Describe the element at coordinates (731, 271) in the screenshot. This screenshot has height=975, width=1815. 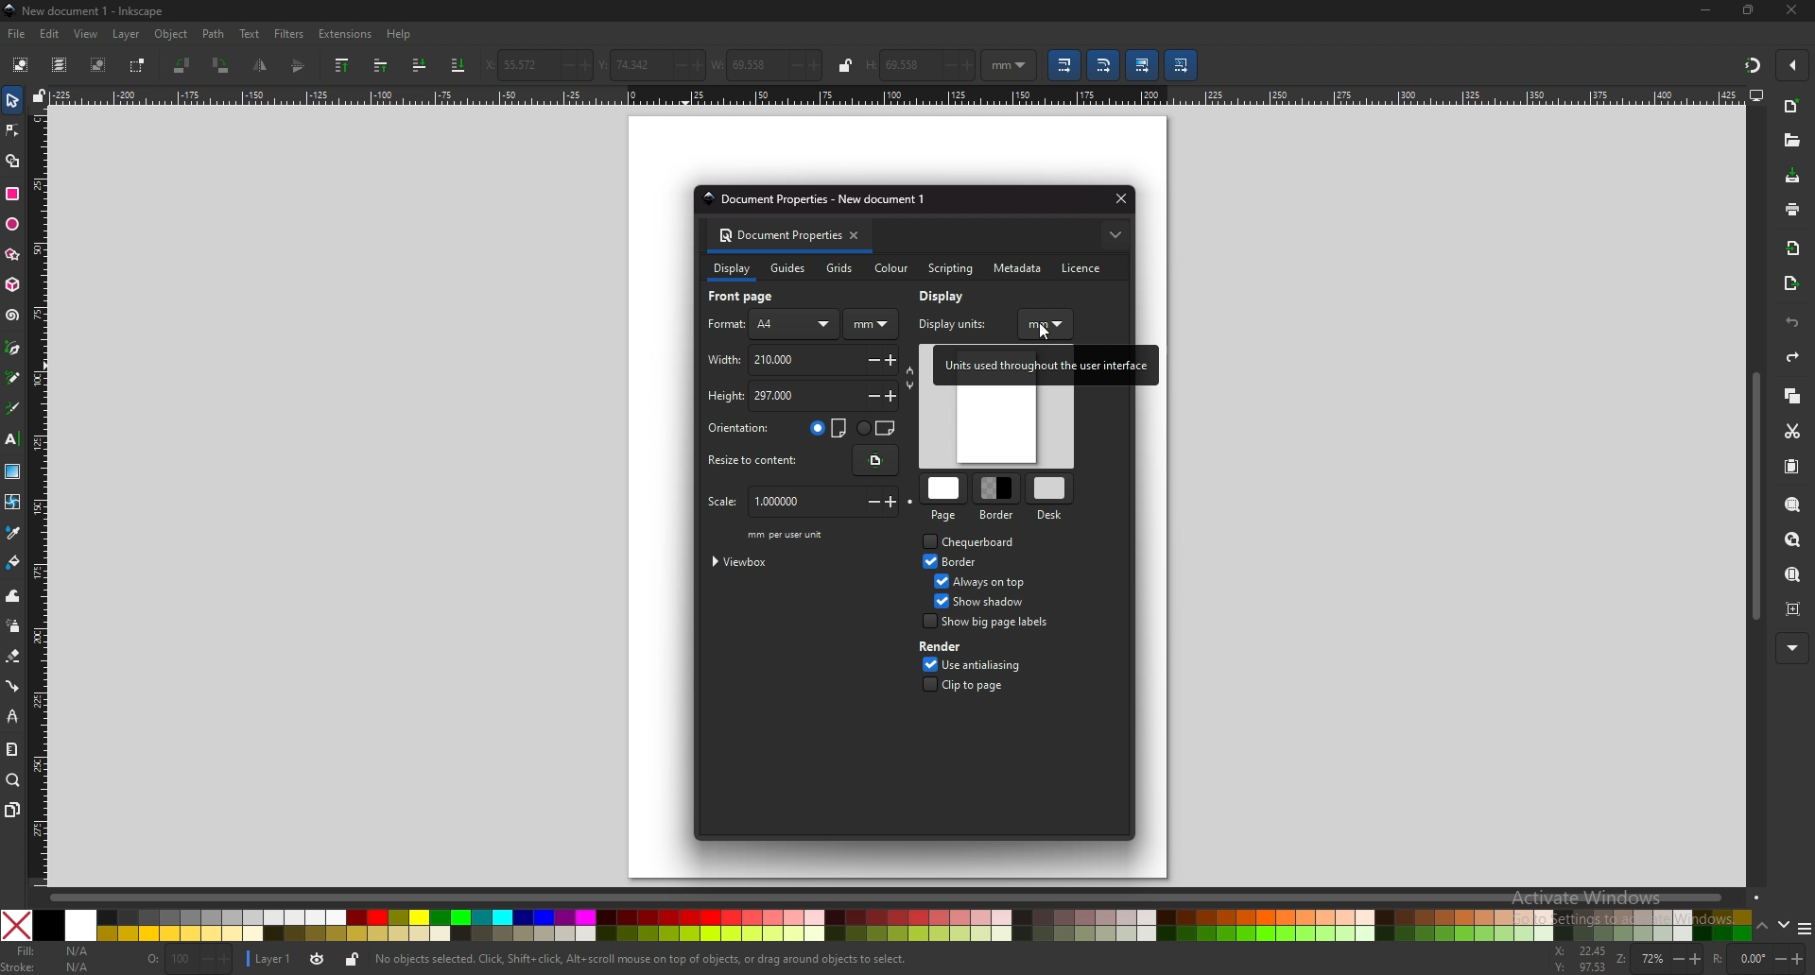
I see `display` at that location.